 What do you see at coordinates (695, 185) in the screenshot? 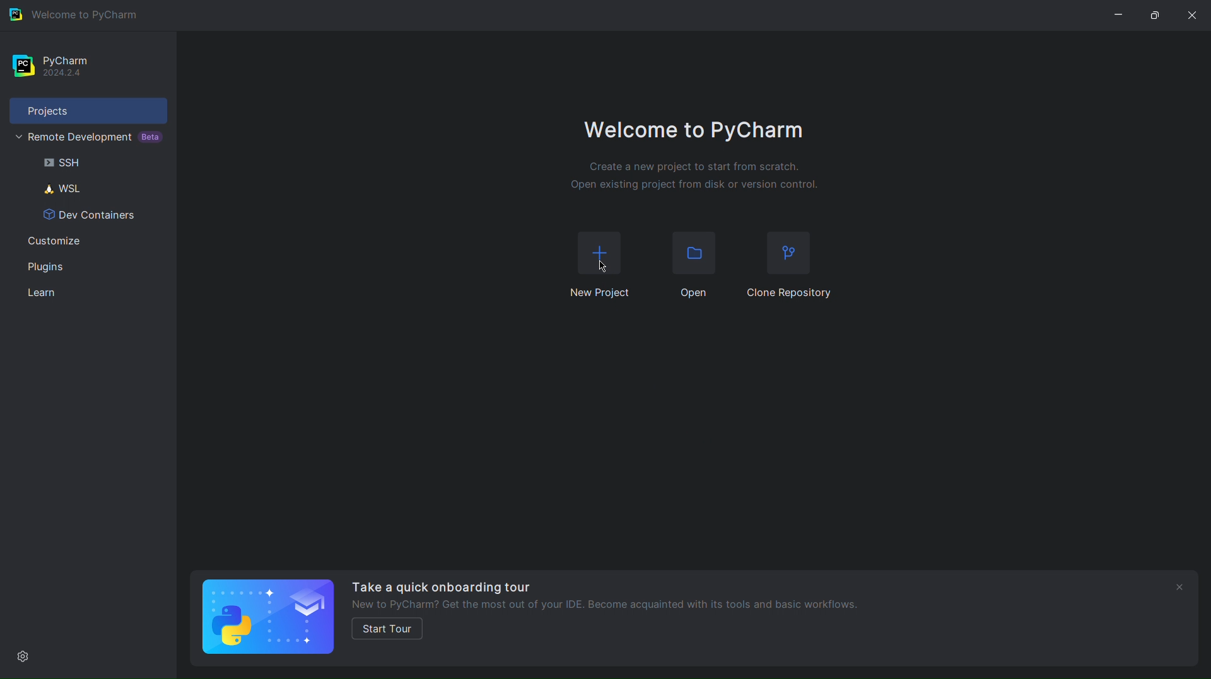
I see `Open existing project` at bounding box center [695, 185].